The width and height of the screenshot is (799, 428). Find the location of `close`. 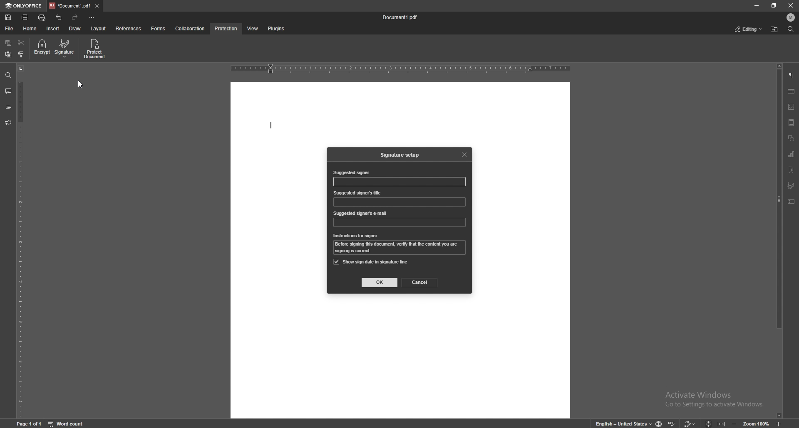

close is located at coordinates (791, 6).